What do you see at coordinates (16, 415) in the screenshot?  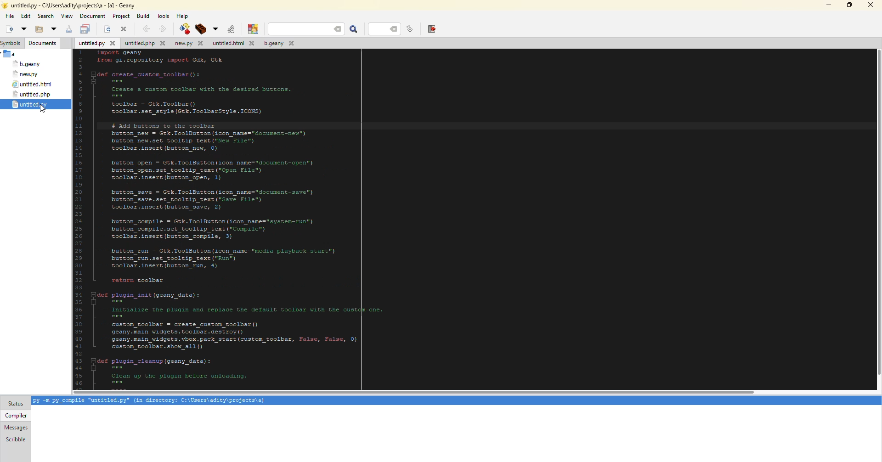 I see `compiler` at bounding box center [16, 415].